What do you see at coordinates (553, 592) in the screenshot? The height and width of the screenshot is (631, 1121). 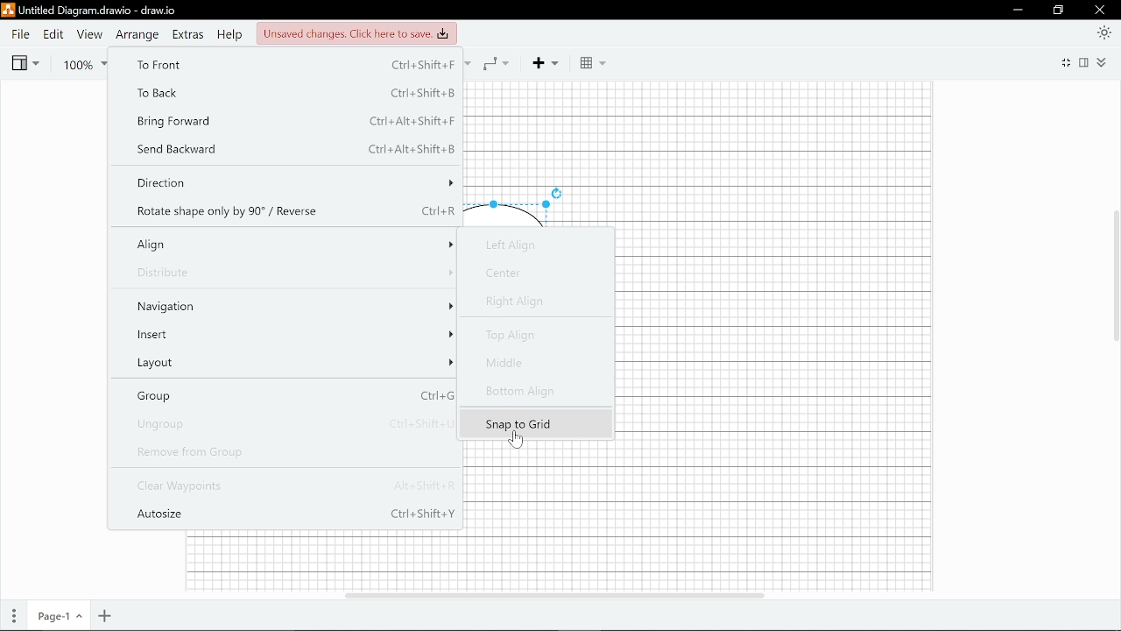 I see `Horizontal scrollbar` at bounding box center [553, 592].